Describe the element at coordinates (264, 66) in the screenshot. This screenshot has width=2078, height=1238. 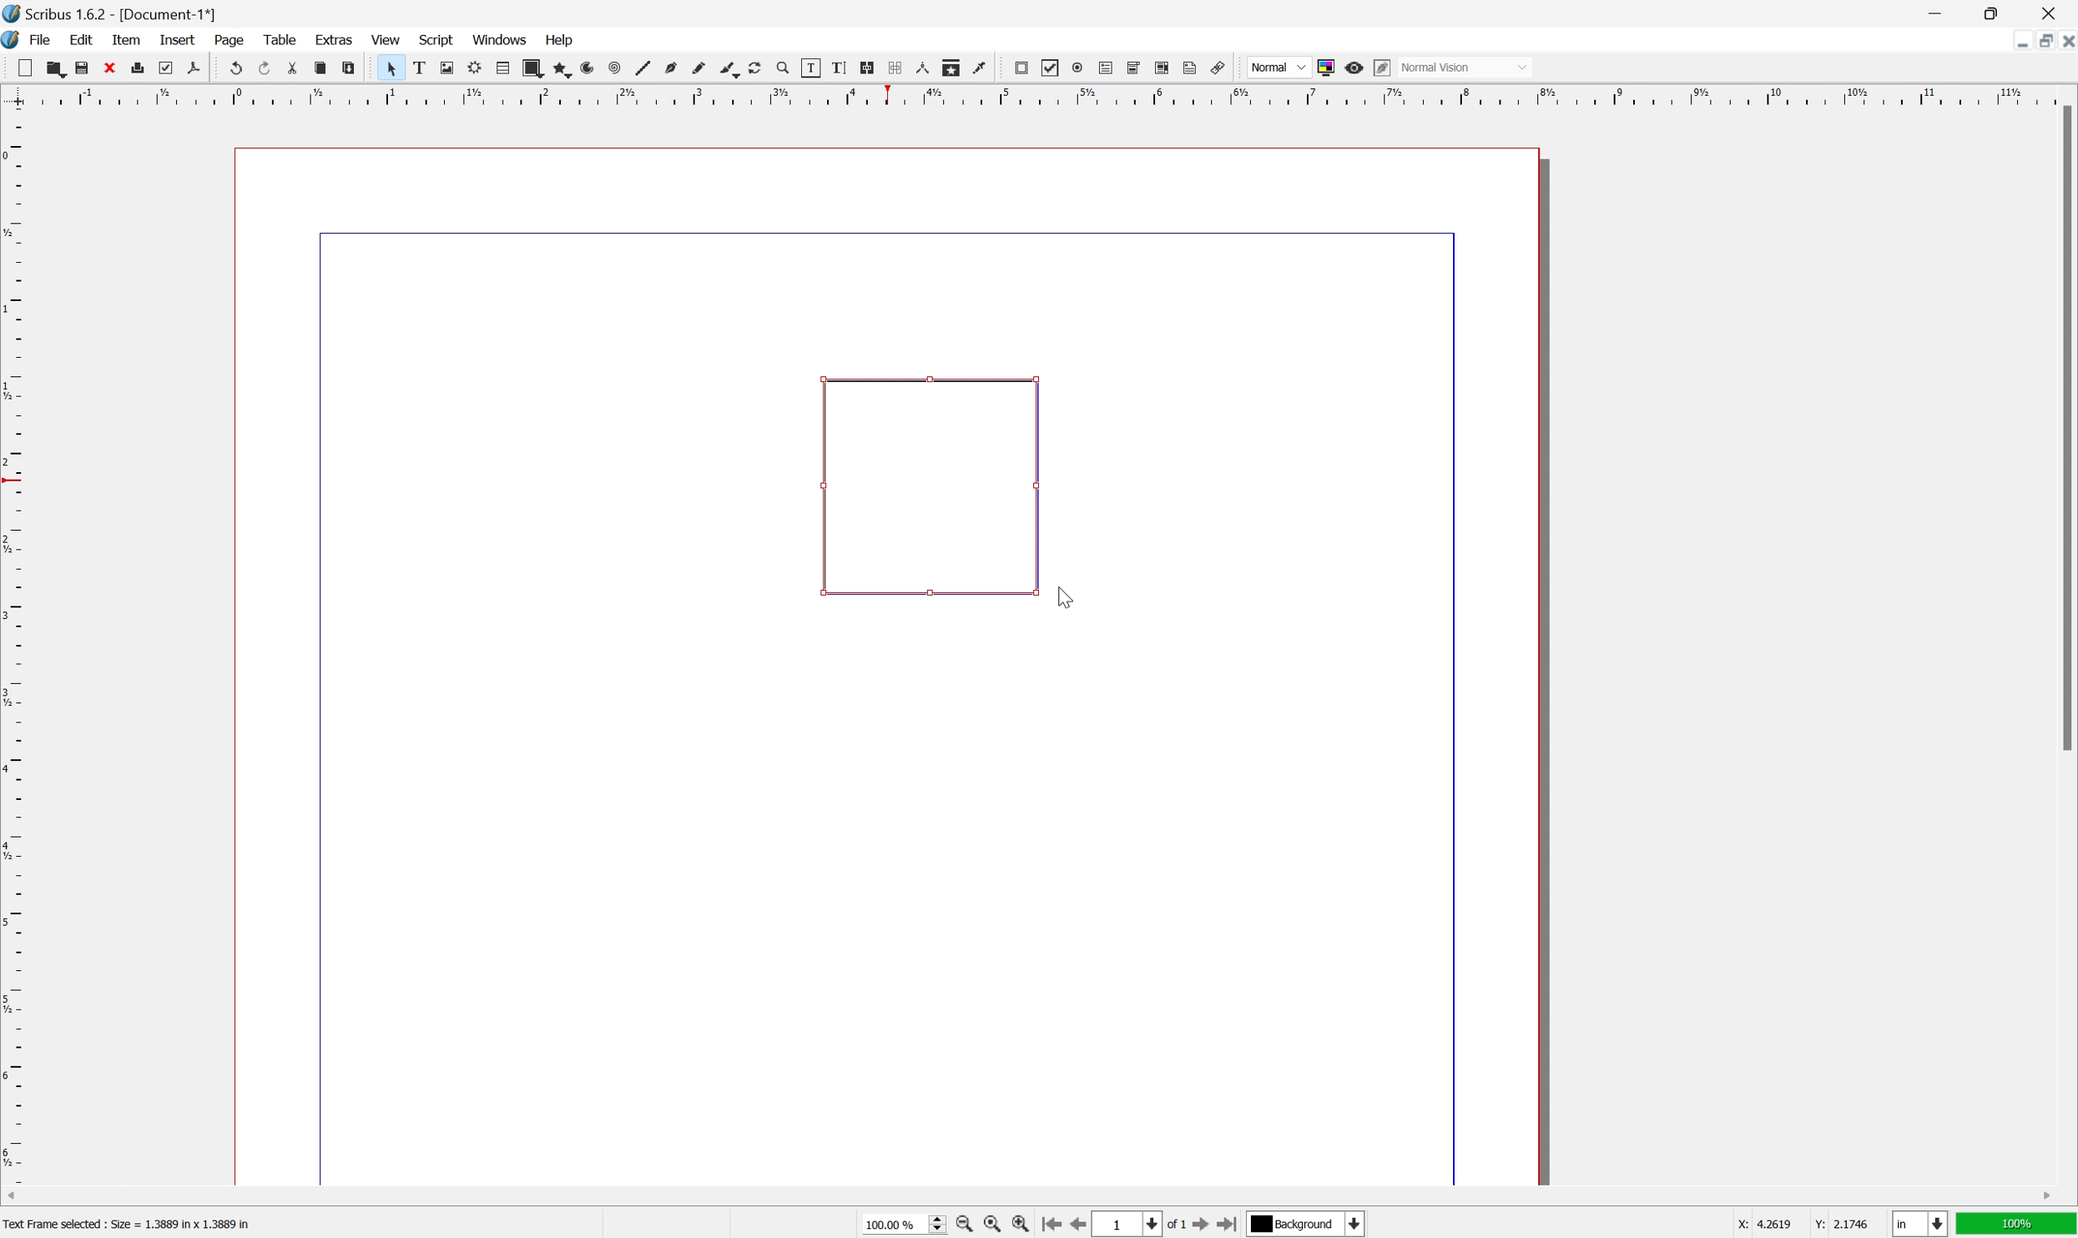
I see `redo` at that location.